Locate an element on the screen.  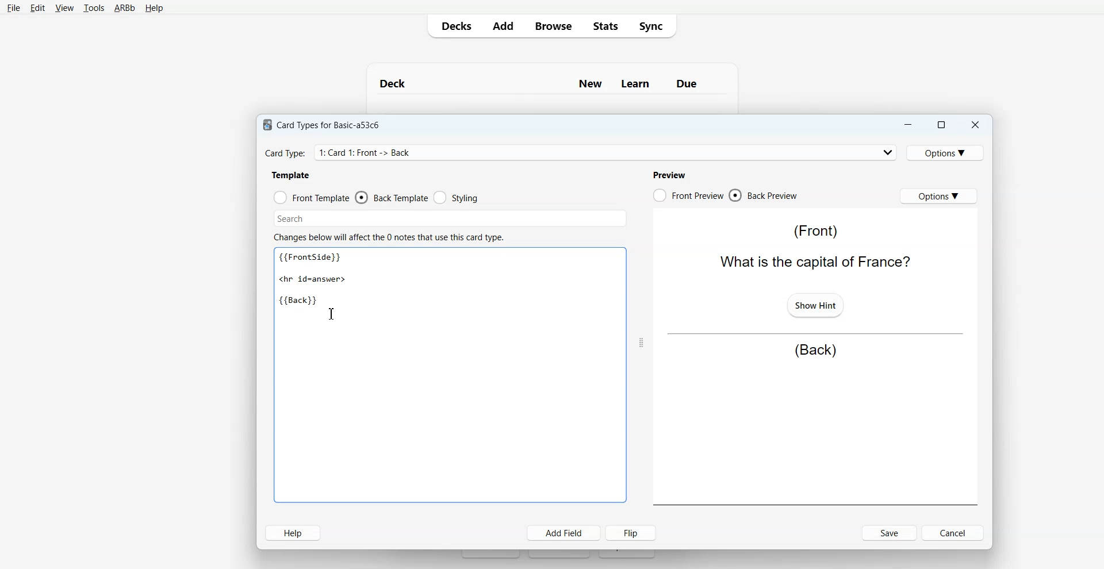
Save is located at coordinates (890, 533).